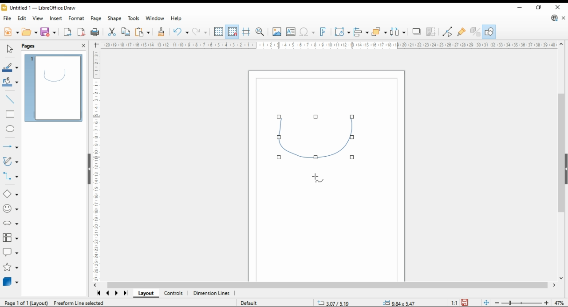 The height and width of the screenshot is (307, 568). What do you see at coordinates (10, 114) in the screenshot?
I see `rectangle` at bounding box center [10, 114].